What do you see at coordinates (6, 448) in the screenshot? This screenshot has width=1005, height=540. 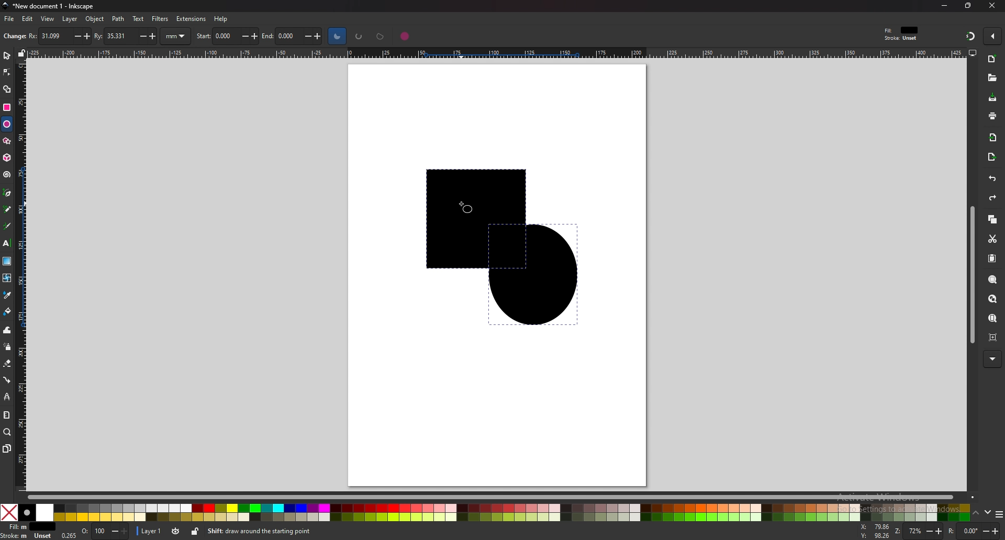 I see `pages` at bounding box center [6, 448].